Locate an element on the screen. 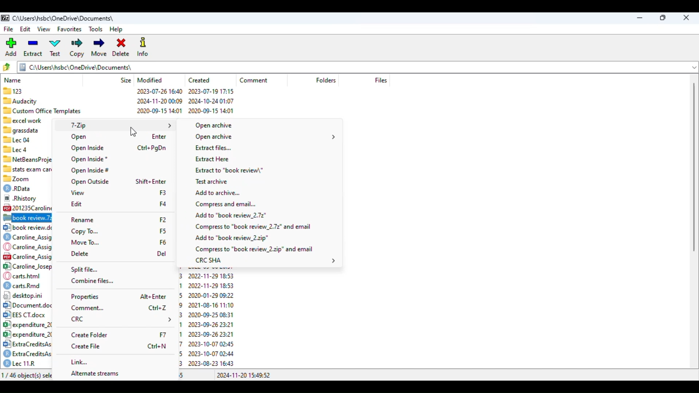 The height and width of the screenshot is (393, 699). 7-Zip is located at coordinates (121, 125).